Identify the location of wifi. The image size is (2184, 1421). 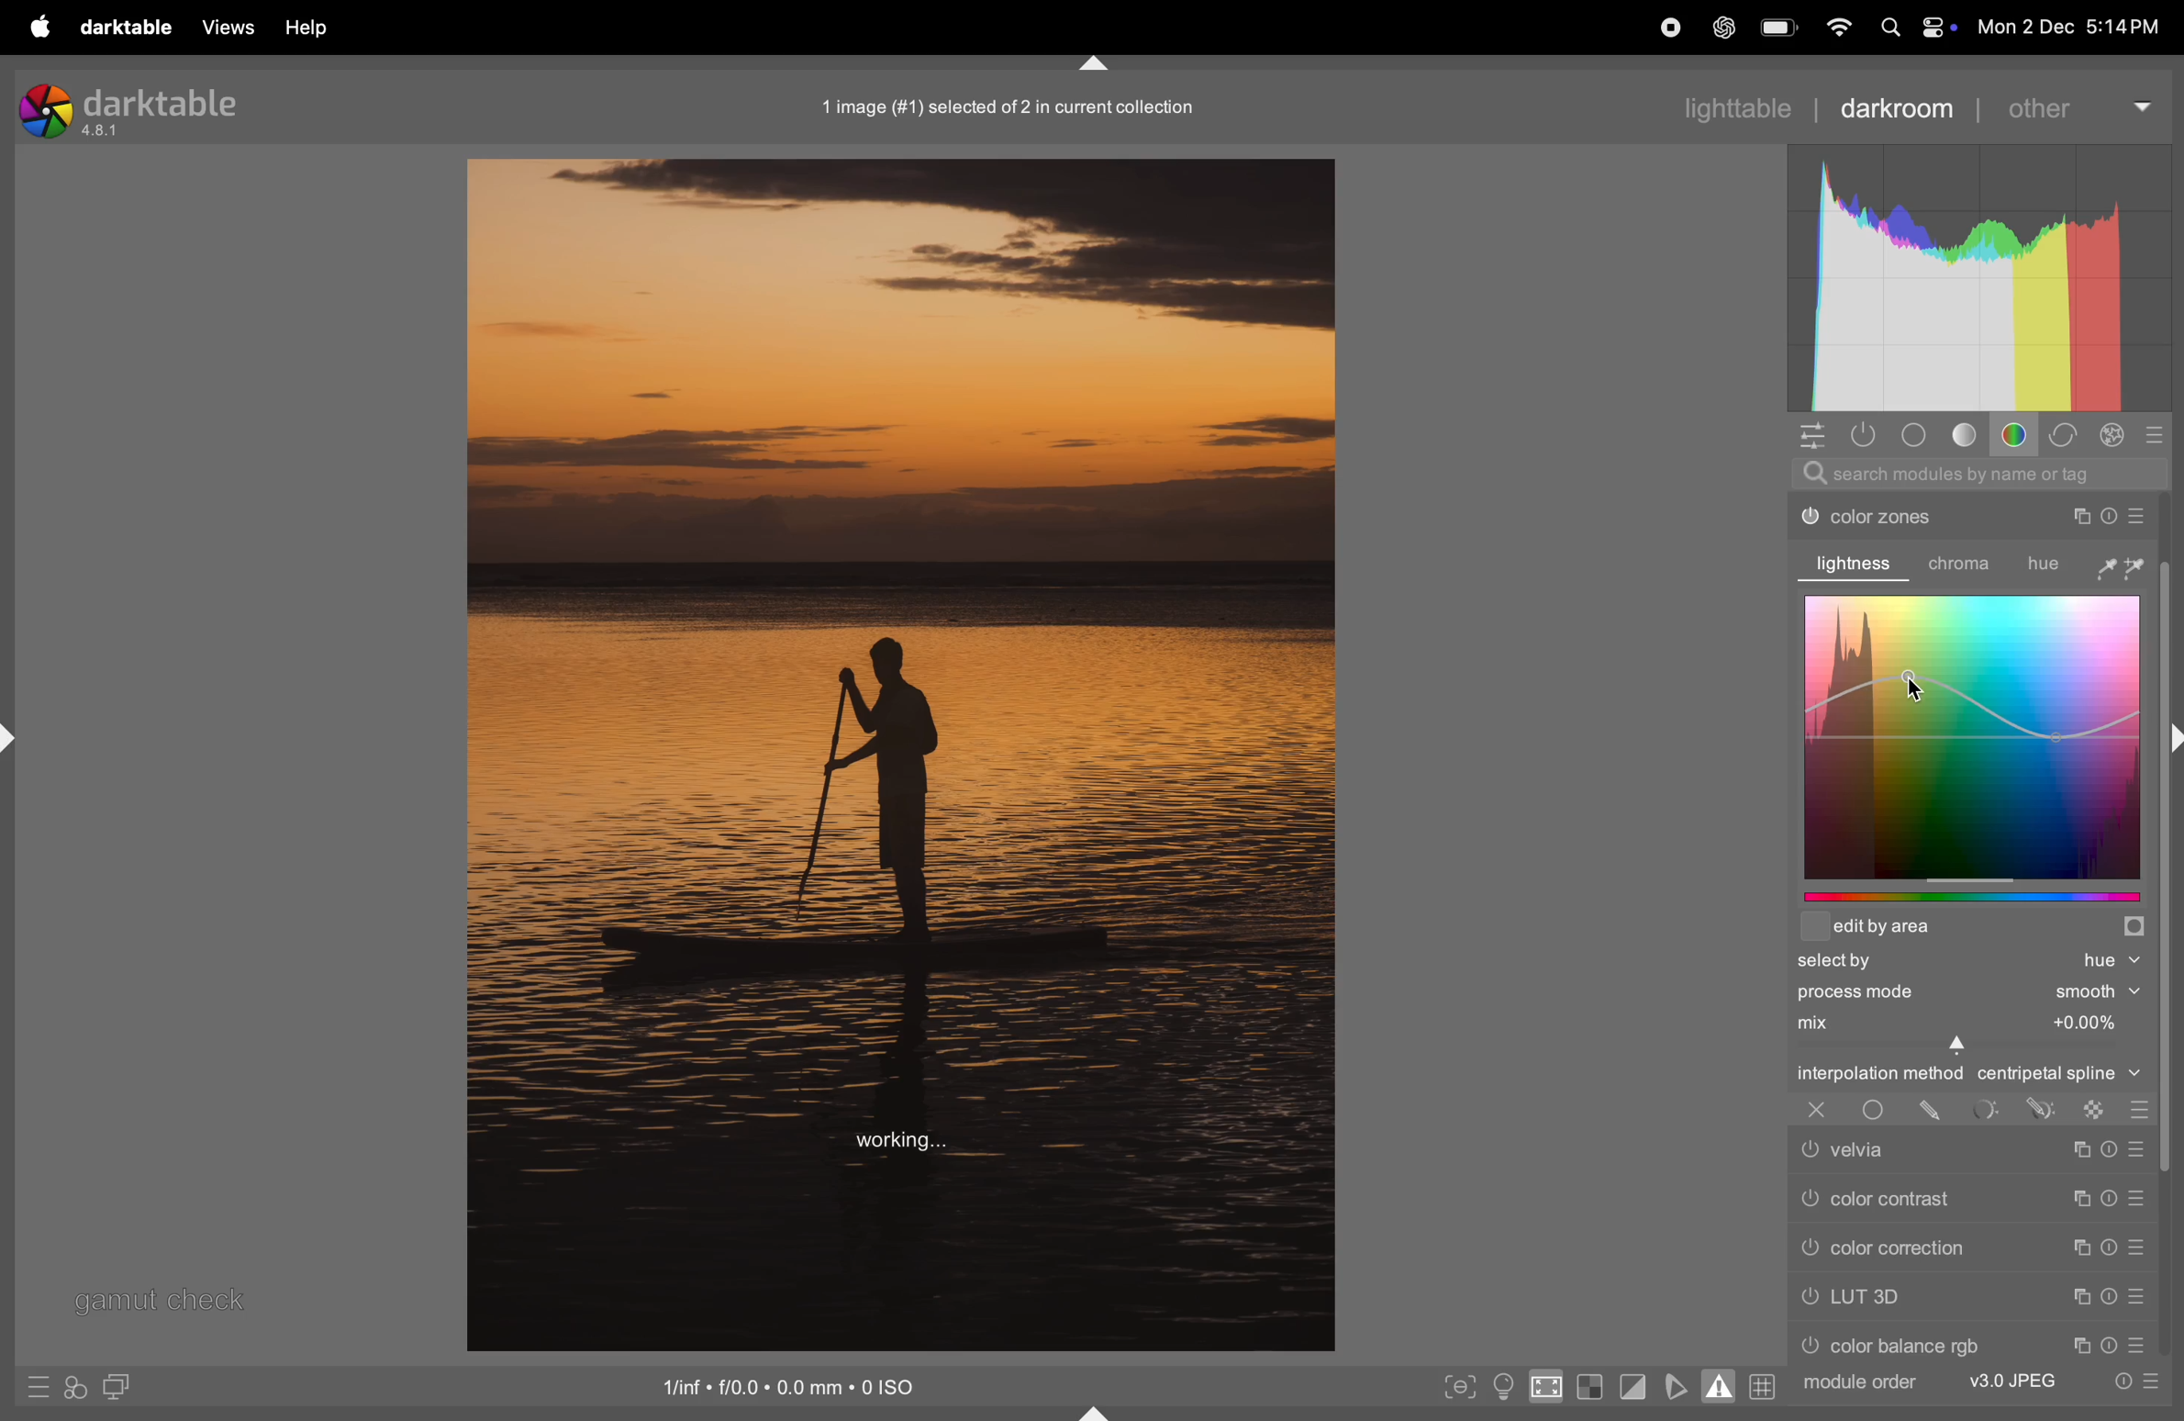
(1841, 27).